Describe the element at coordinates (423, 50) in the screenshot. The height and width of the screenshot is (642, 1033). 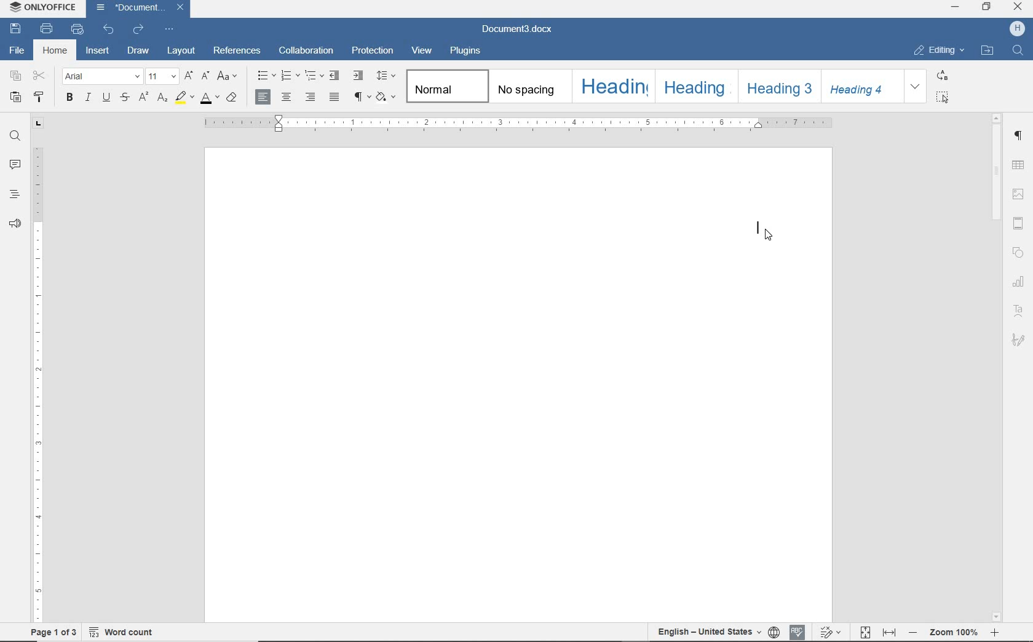
I see `VIEW` at that location.